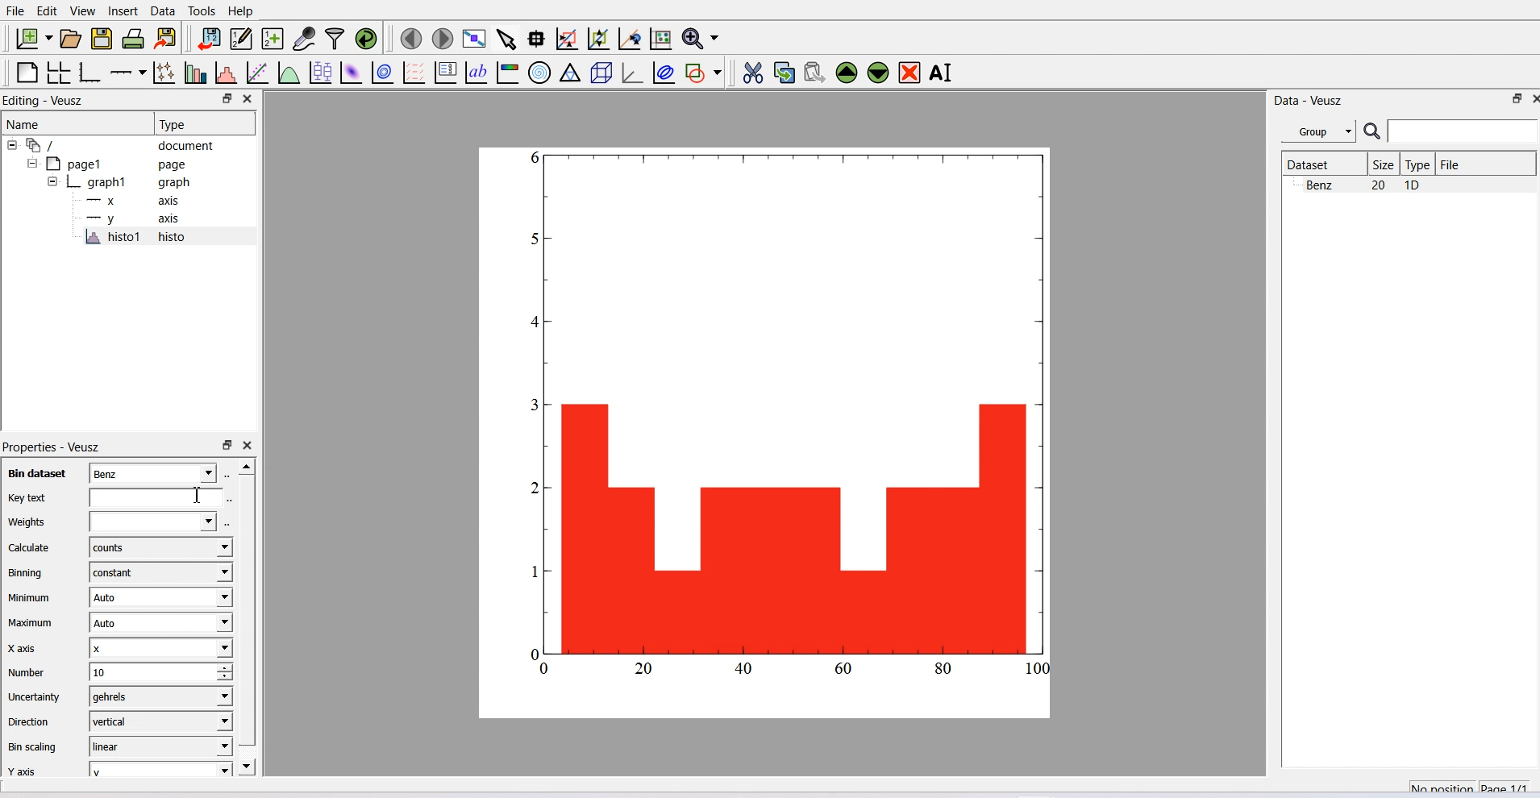 The width and height of the screenshot is (1540, 798). What do you see at coordinates (15, 10) in the screenshot?
I see `File` at bounding box center [15, 10].